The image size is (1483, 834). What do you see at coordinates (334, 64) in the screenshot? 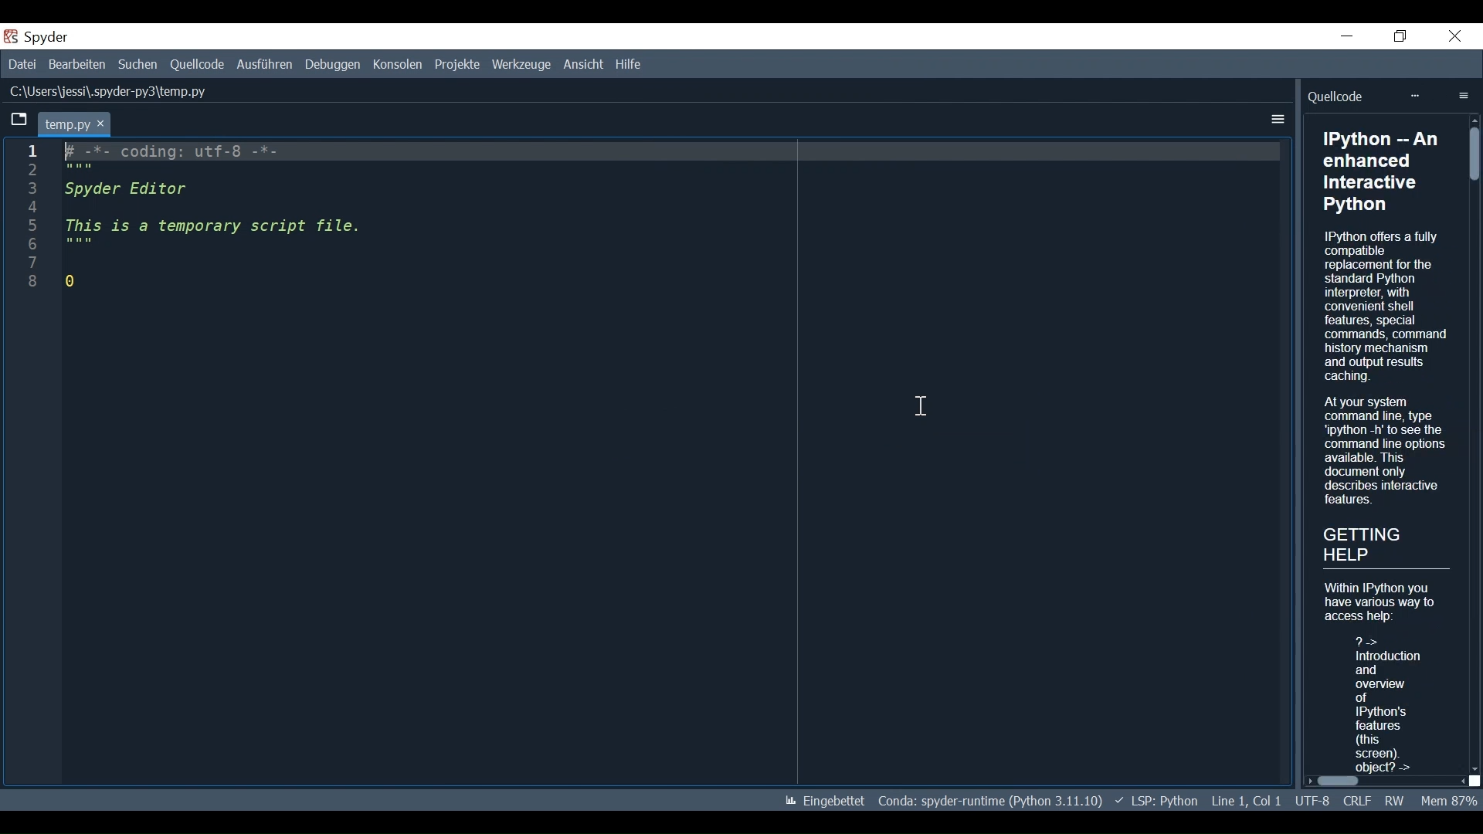
I see `Debugger` at bounding box center [334, 64].